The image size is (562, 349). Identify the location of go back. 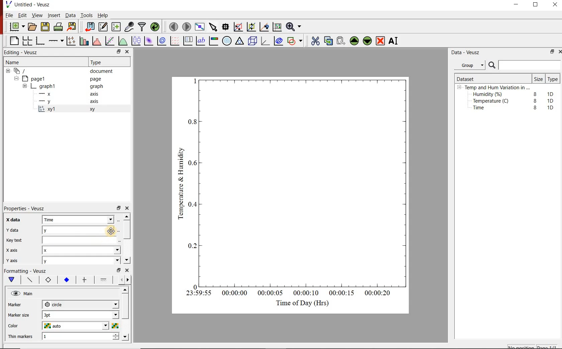
(119, 279).